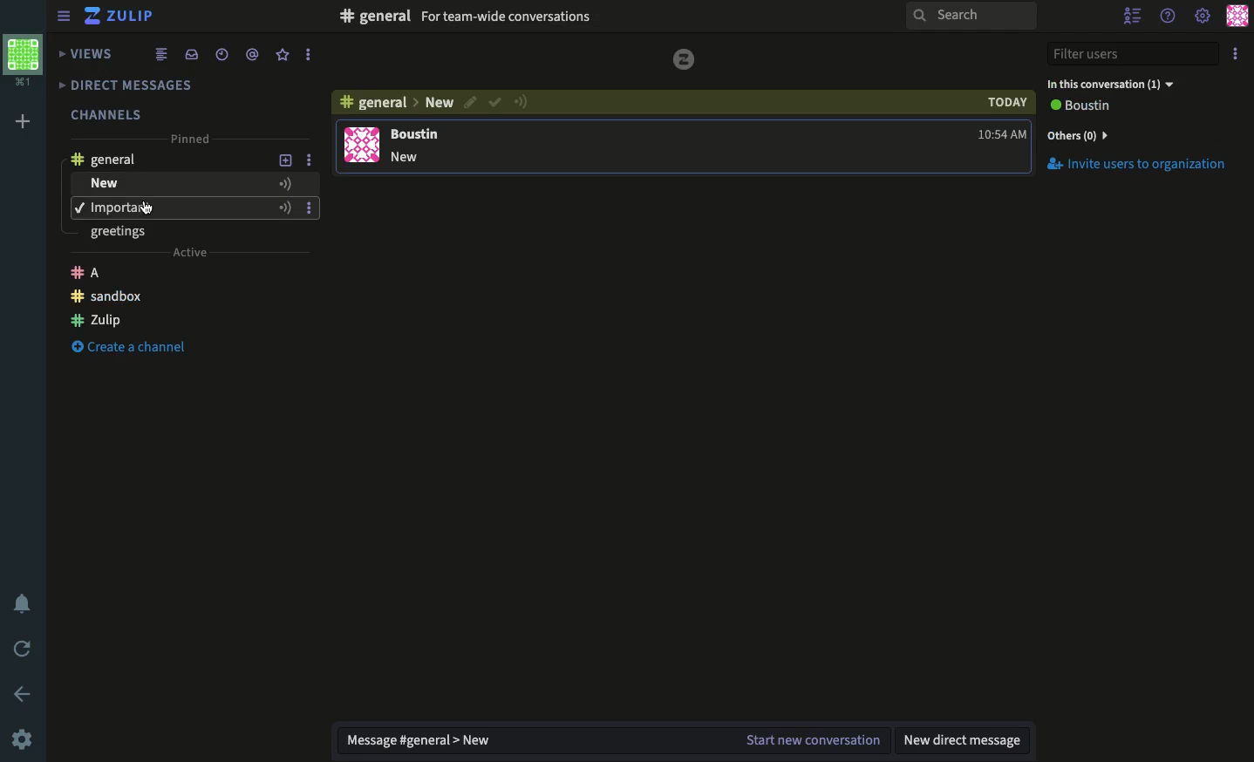 This screenshot has width=1254, height=762. What do you see at coordinates (688, 59) in the screenshot?
I see `logo` at bounding box center [688, 59].